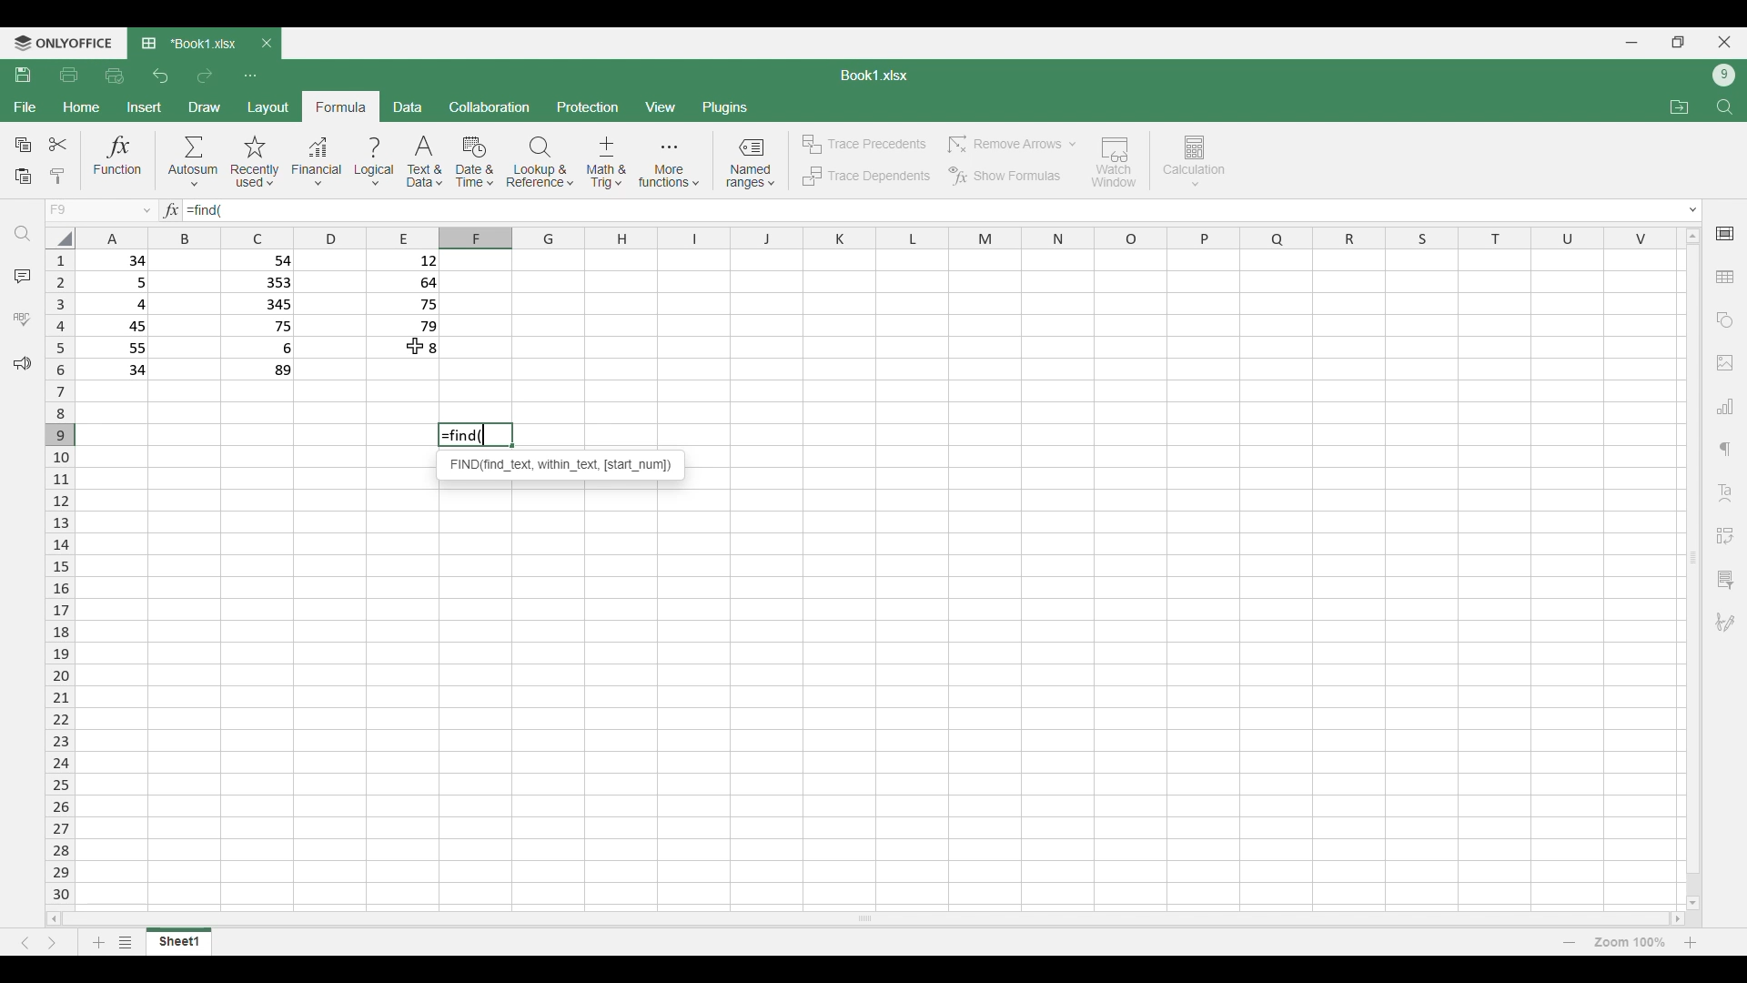  Describe the element at coordinates (1680, 107) in the screenshot. I see `Open file location` at that location.